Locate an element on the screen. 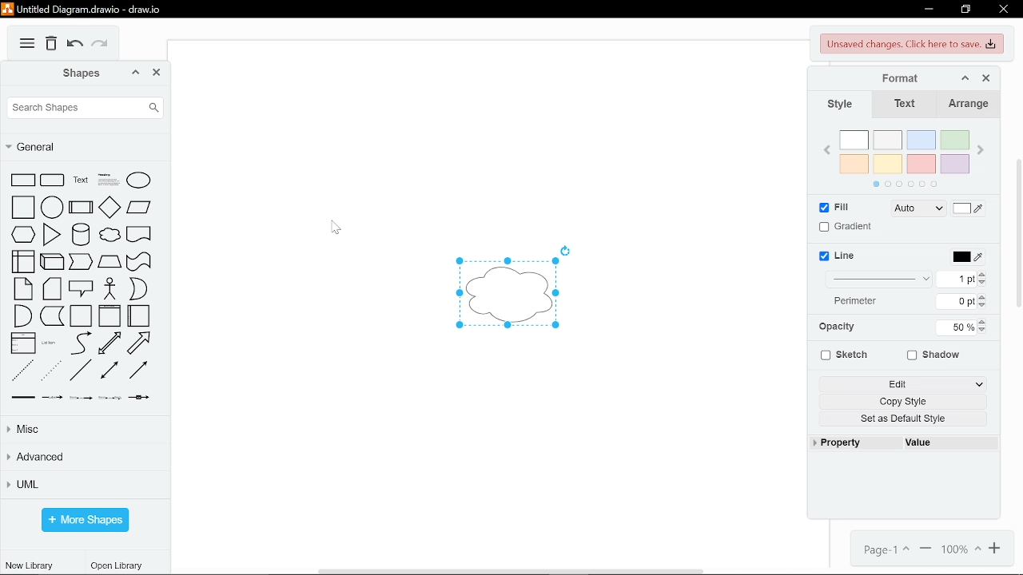 This screenshot has width=1023, height=575. text is located at coordinates (906, 105).